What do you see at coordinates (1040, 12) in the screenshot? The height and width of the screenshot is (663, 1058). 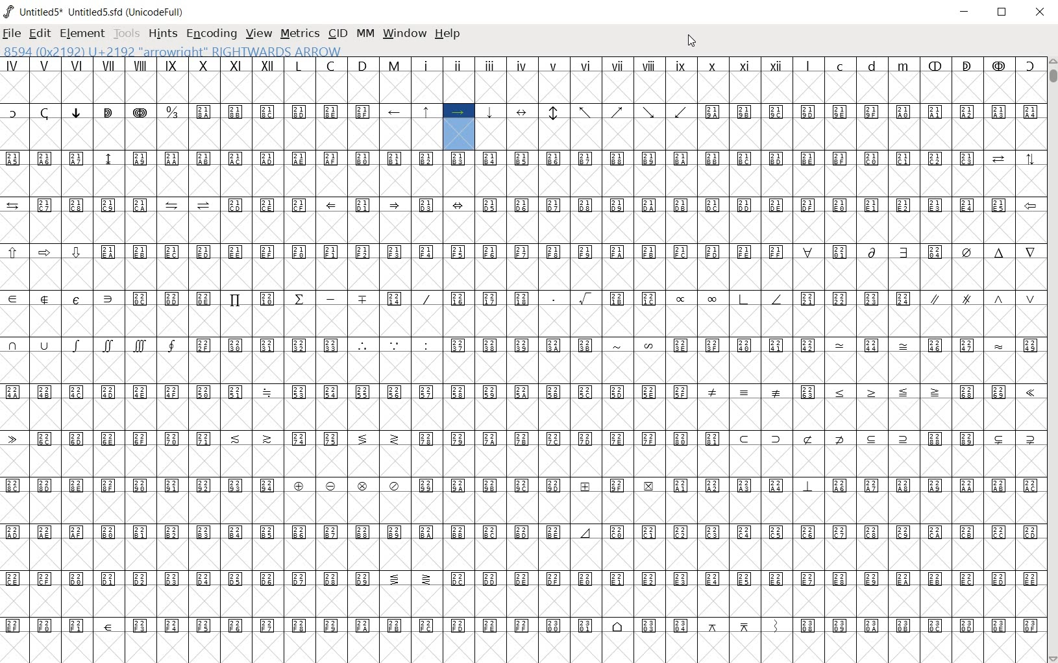 I see `CLOSE` at bounding box center [1040, 12].